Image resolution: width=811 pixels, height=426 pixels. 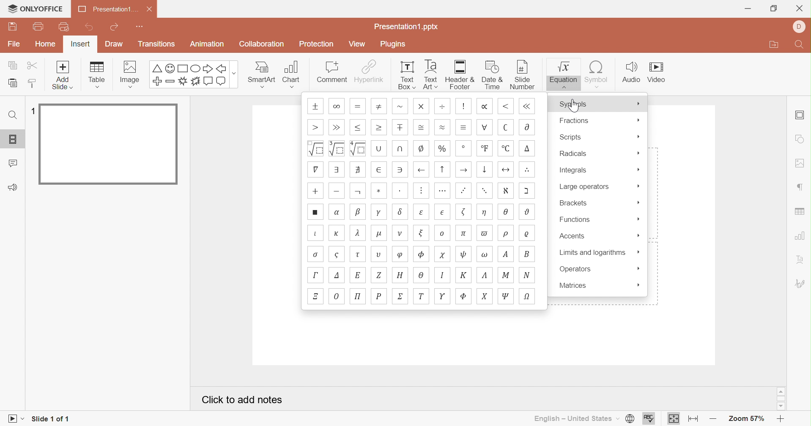 I want to click on Animation, so click(x=209, y=46).